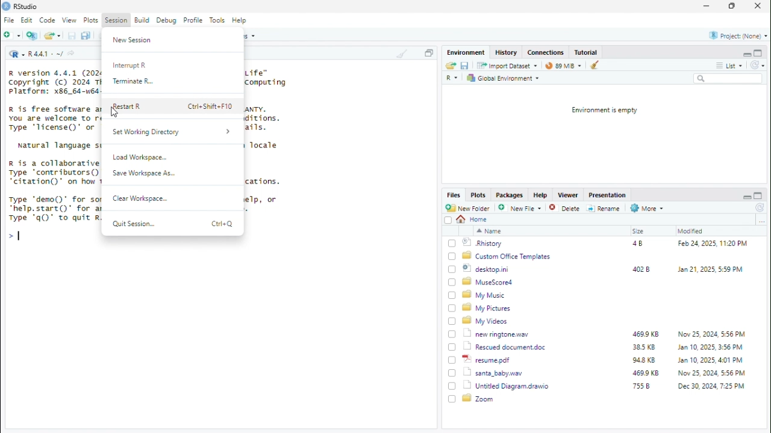  I want to click on Checkbox, so click(452, 282).